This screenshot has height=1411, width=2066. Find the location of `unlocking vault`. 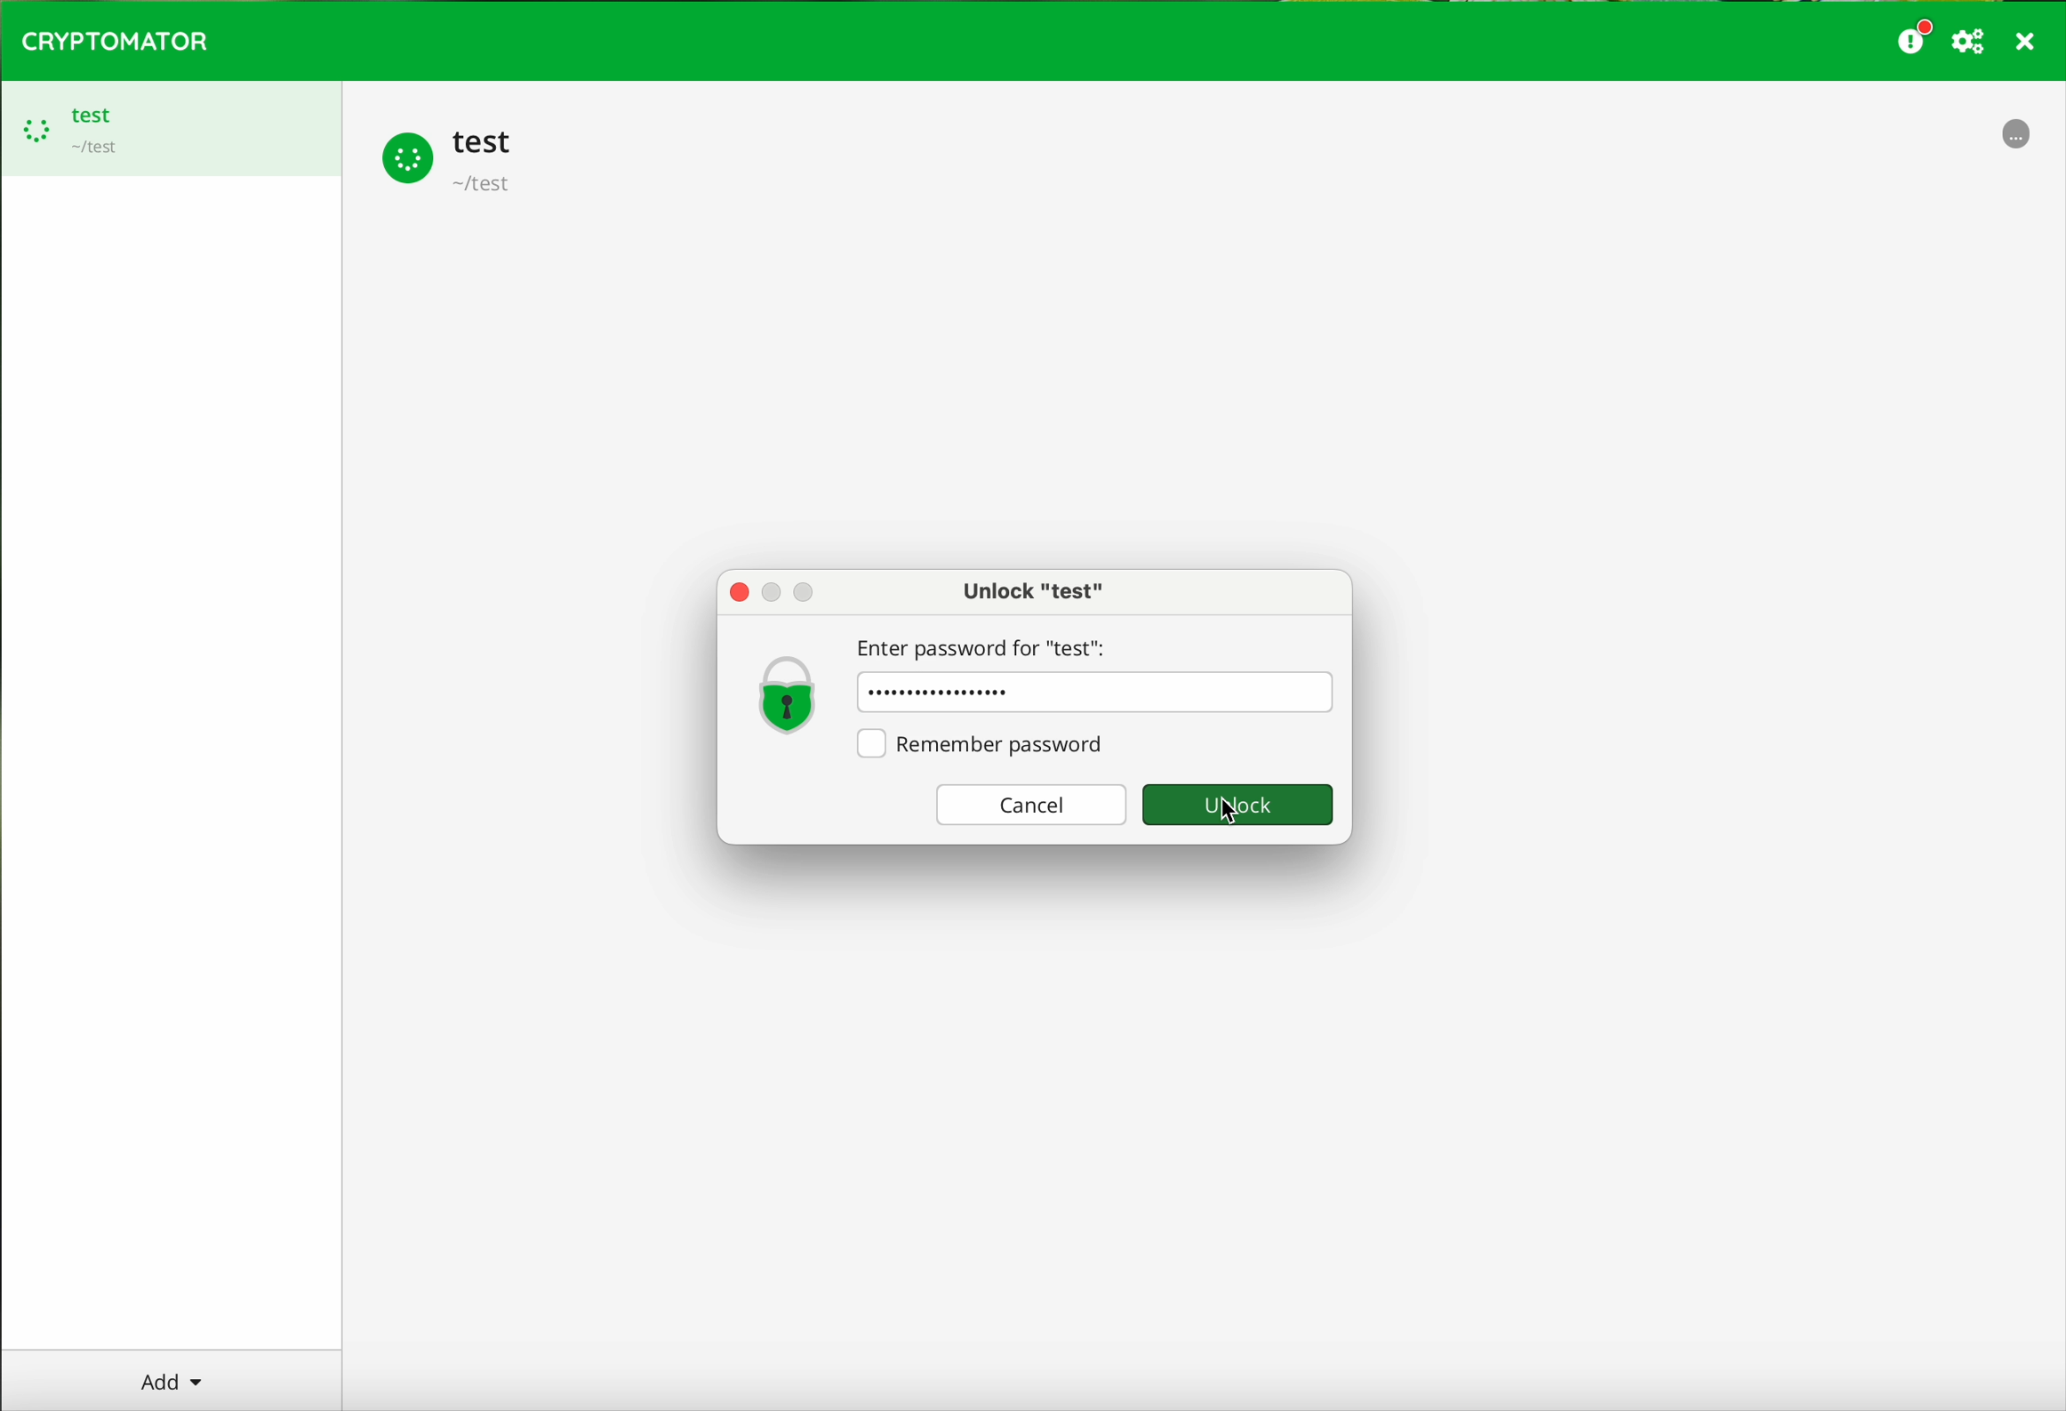

unlocking vault is located at coordinates (171, 129).